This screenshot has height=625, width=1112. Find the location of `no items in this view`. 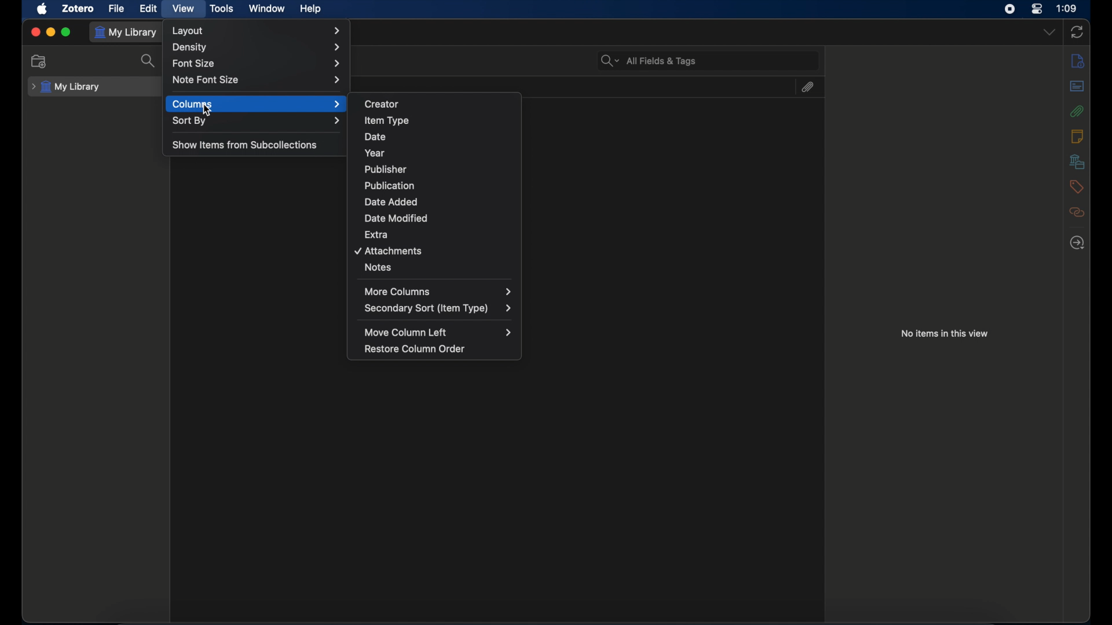

no items in this view is located at coordinates (945, 333).